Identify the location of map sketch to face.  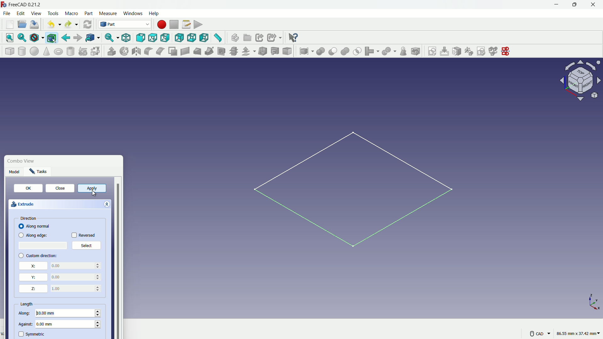
(456, 51).